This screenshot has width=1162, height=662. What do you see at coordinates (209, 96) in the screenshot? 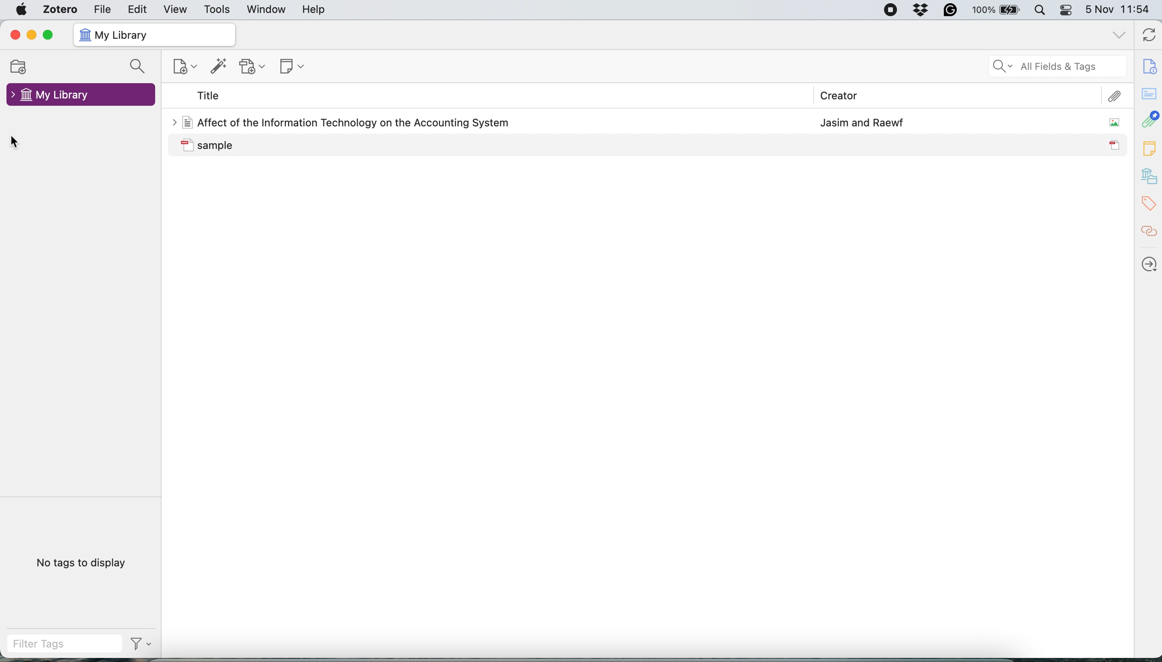
I see `title` at bounding box center [209, 96].